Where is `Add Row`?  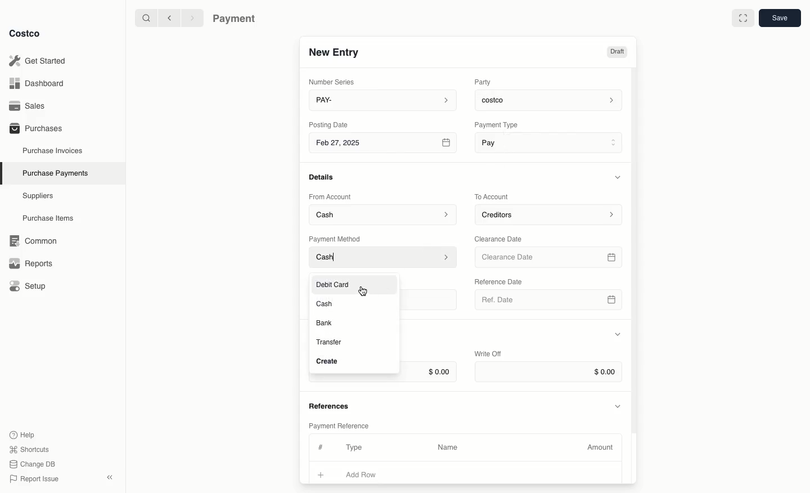
Add Row is located at coordinates (368, 474).